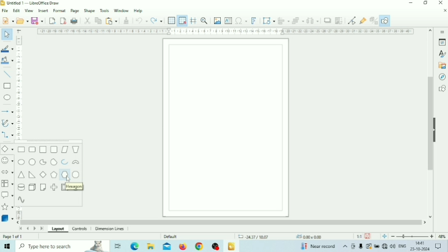 The width and height of the screenshot is (448, 252). I want to click on Align Objects, so click(283, 21).